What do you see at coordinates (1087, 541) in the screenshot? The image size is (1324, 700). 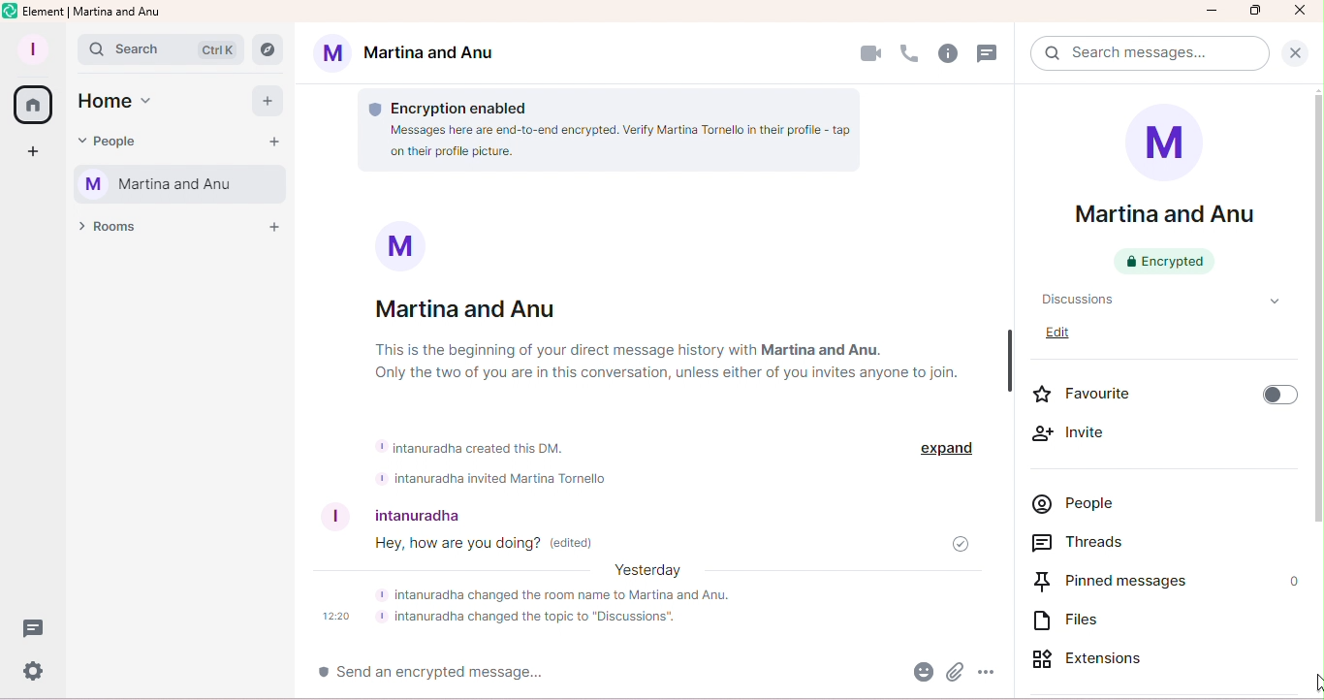 I see `Threads` at bounding box center [1087, 541].